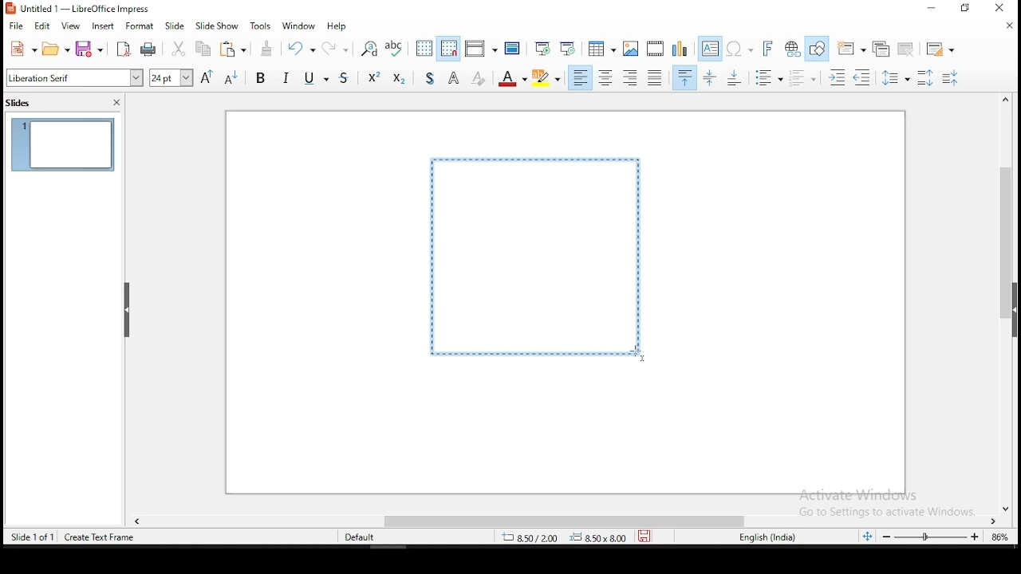 The height and width of the screenshot is (574, 1021). I want to click on justified, so click(656, 78).